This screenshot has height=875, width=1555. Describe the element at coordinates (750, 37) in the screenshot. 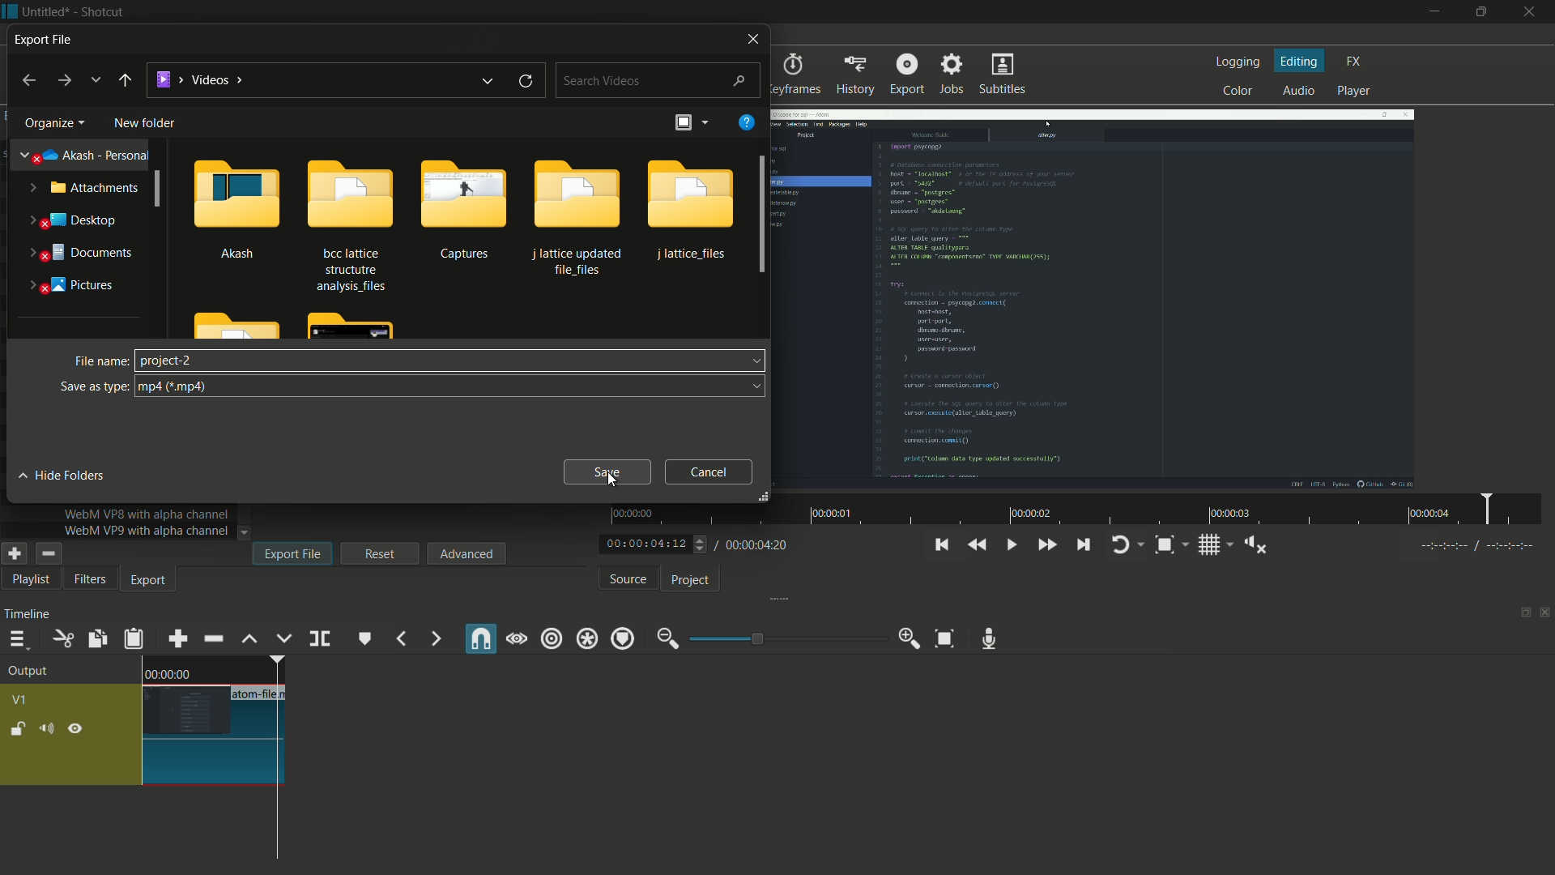

I see `close` at that location.